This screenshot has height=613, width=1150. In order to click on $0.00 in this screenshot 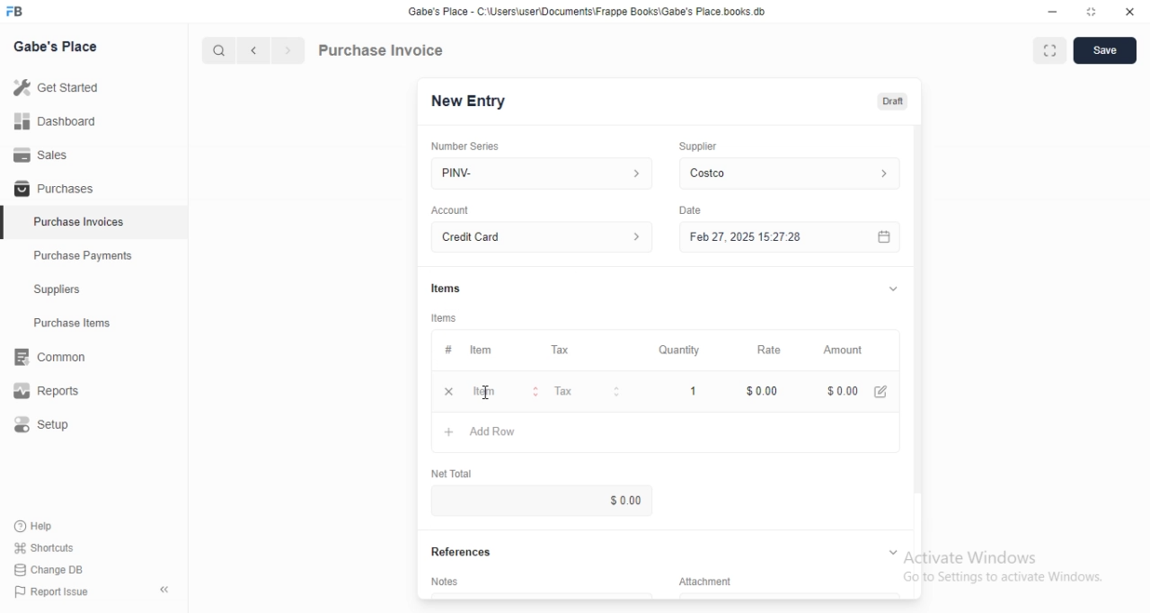, I will do `click(756, 391)`.